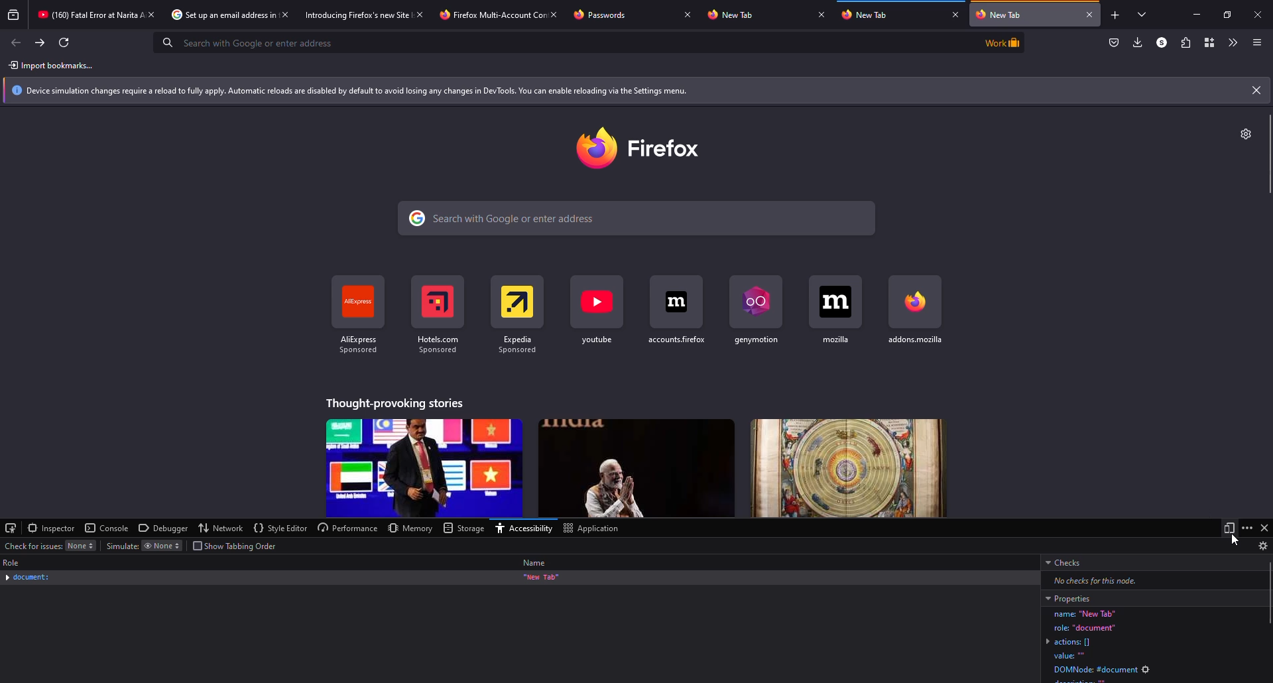 The height and width of the screenshot is (683, 1273). I want to click on role, so click(13, 562).